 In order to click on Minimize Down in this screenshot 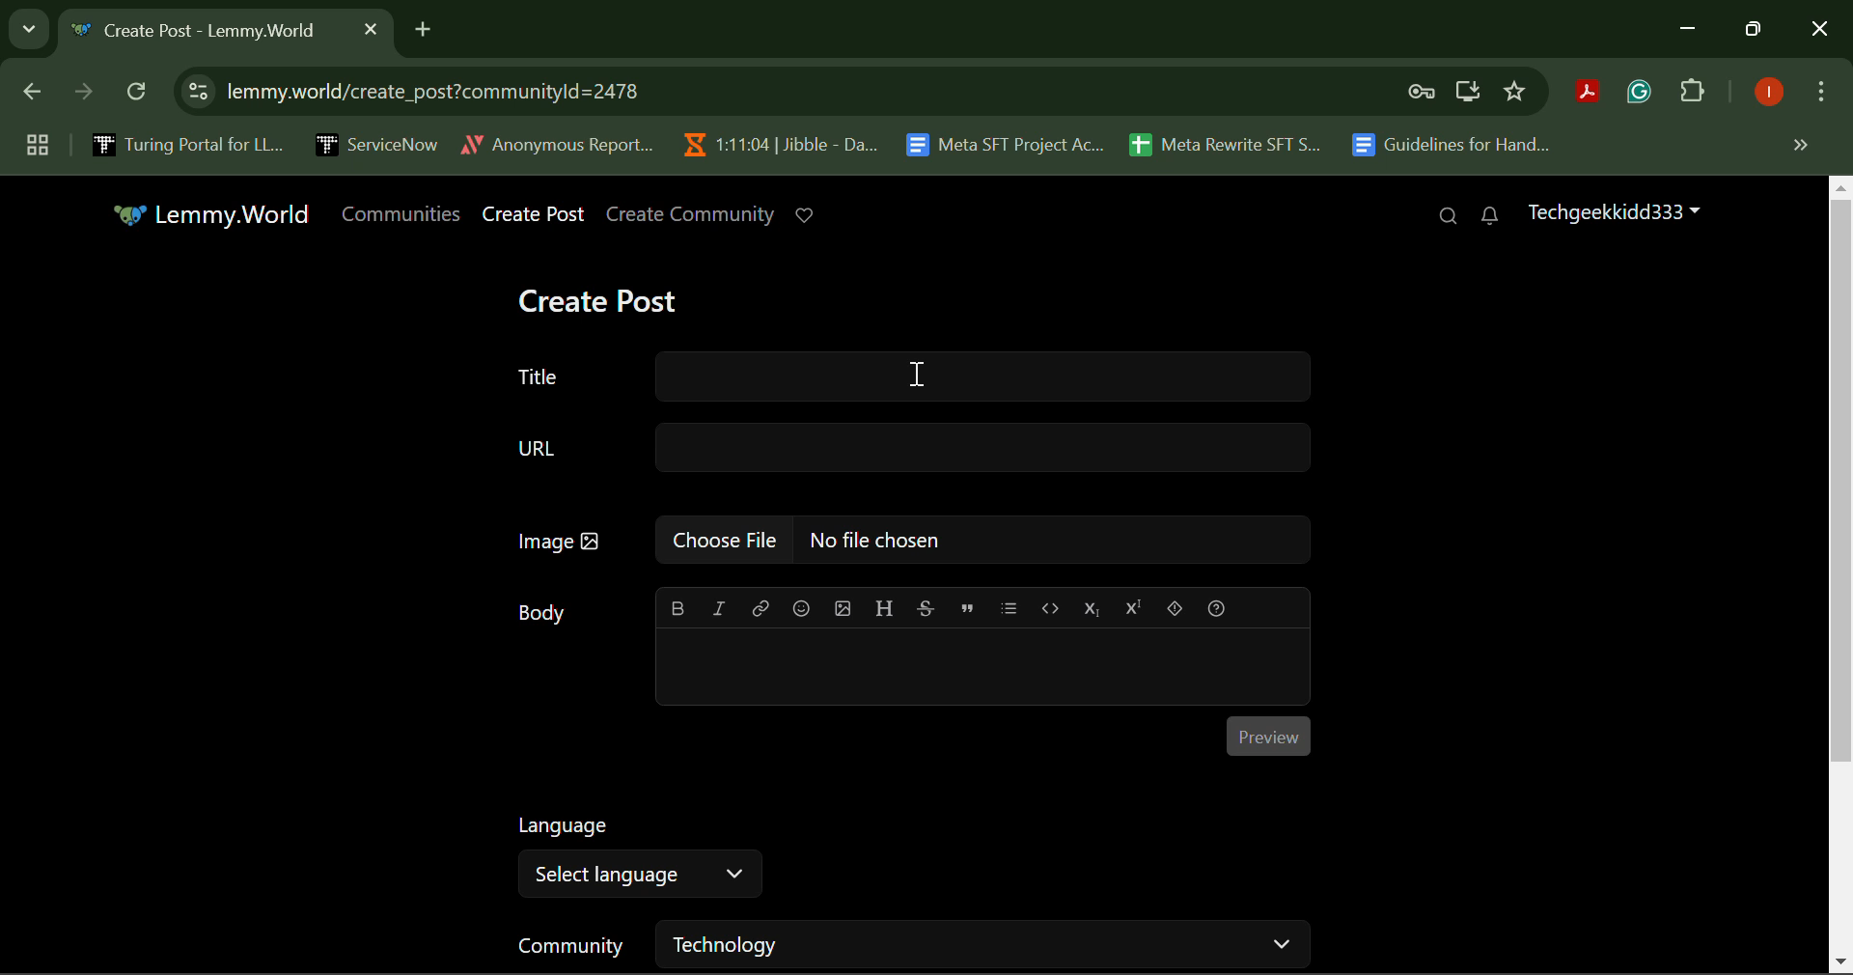, I will do `click(1691, 30)`.